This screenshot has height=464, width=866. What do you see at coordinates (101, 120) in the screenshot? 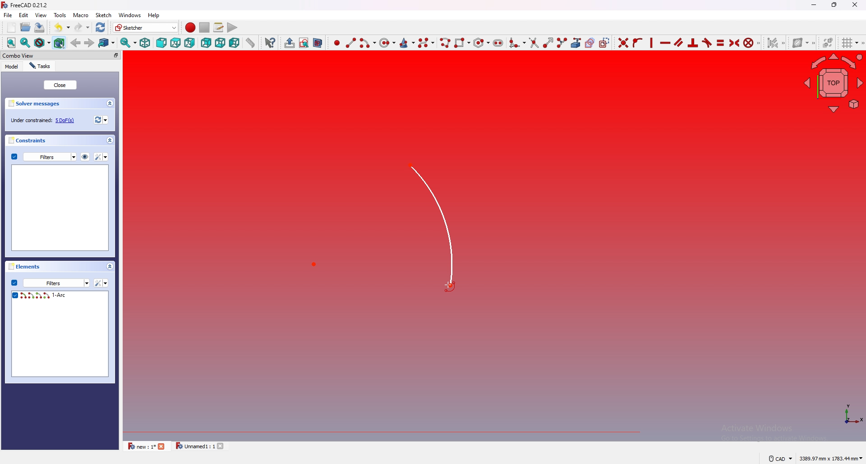
I see `recomputation of active document` at bounding box center [101, 120].